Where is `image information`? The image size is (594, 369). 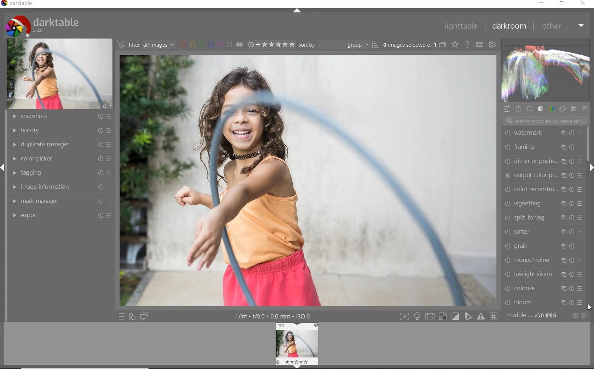
image information is located at coordinates (60, 187).